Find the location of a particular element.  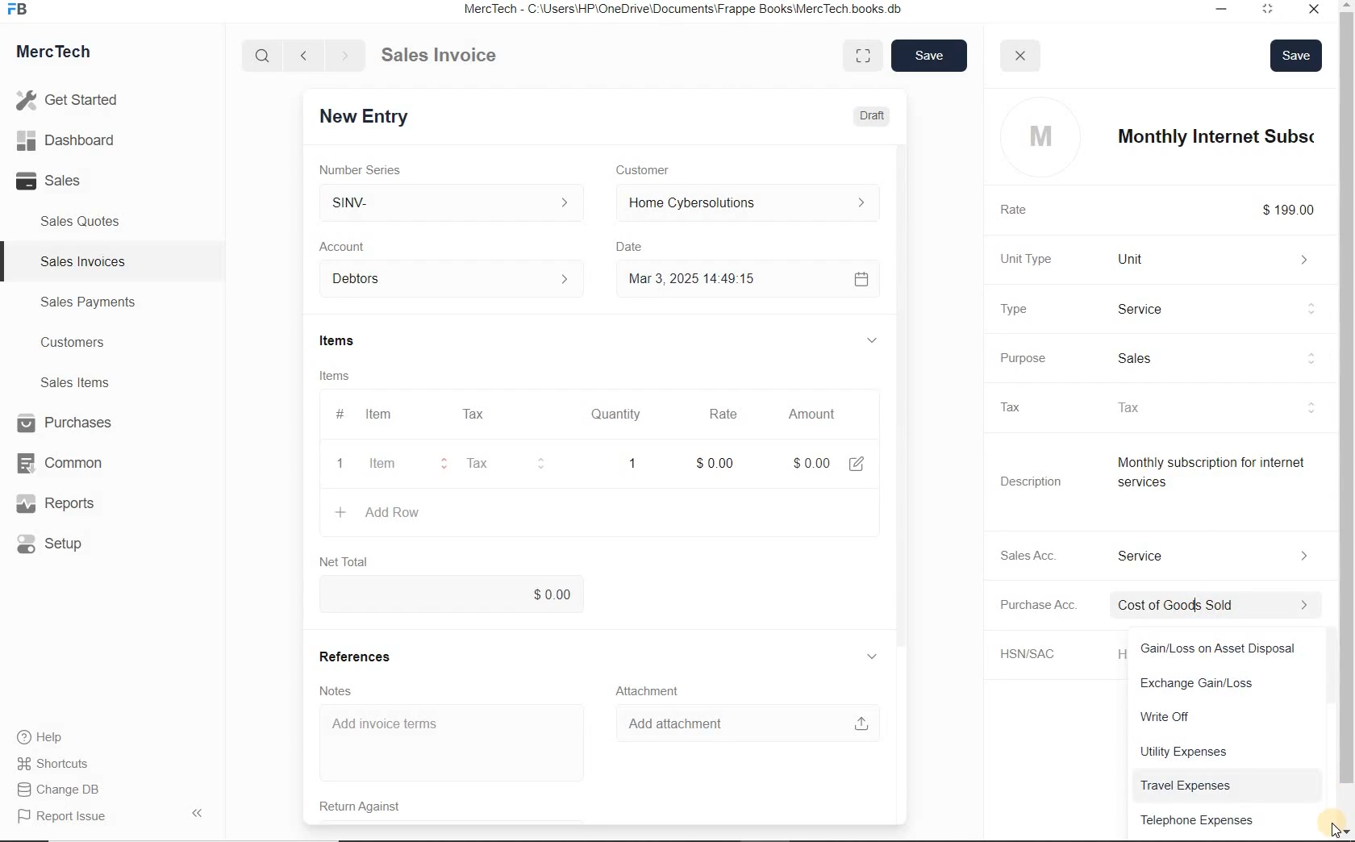

Home Cyber Solutions is located at coordinates (751, 203).